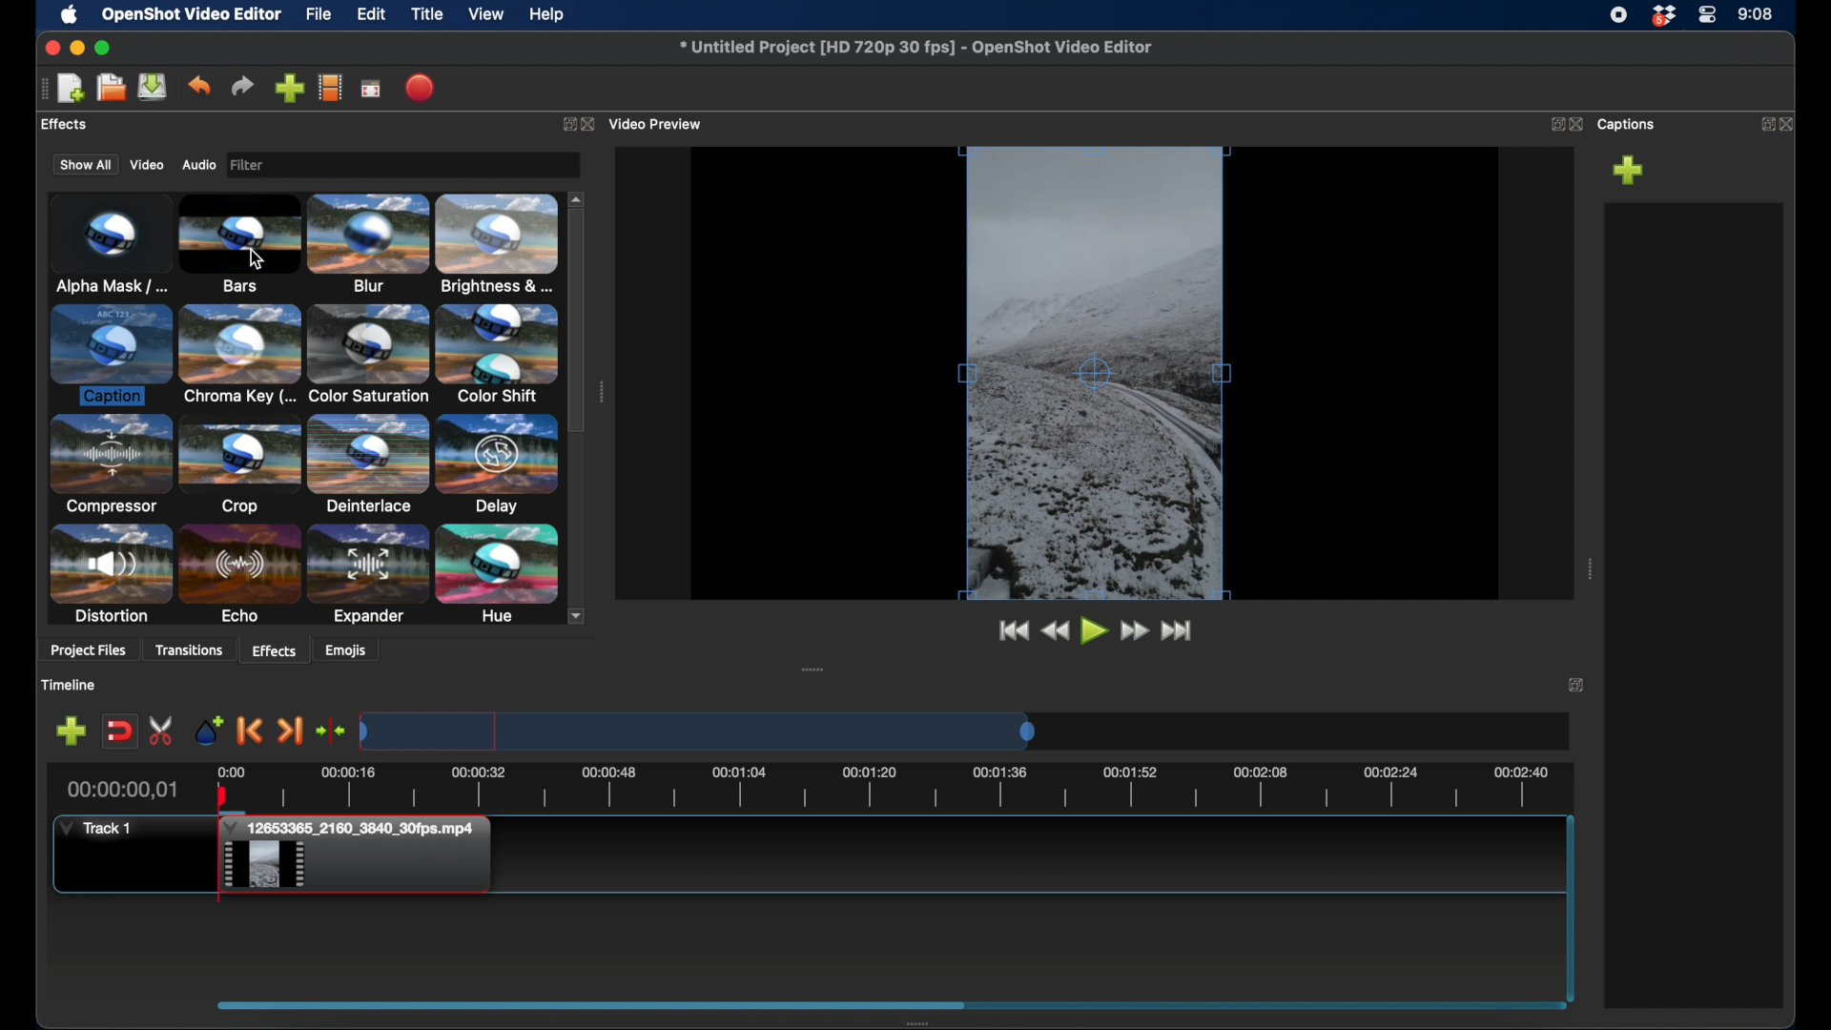 This screenshot has height=1030, width=1831. I want to click on add marker, so click(211, 731).